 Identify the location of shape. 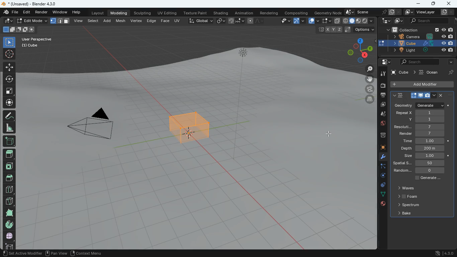
(60, 21).